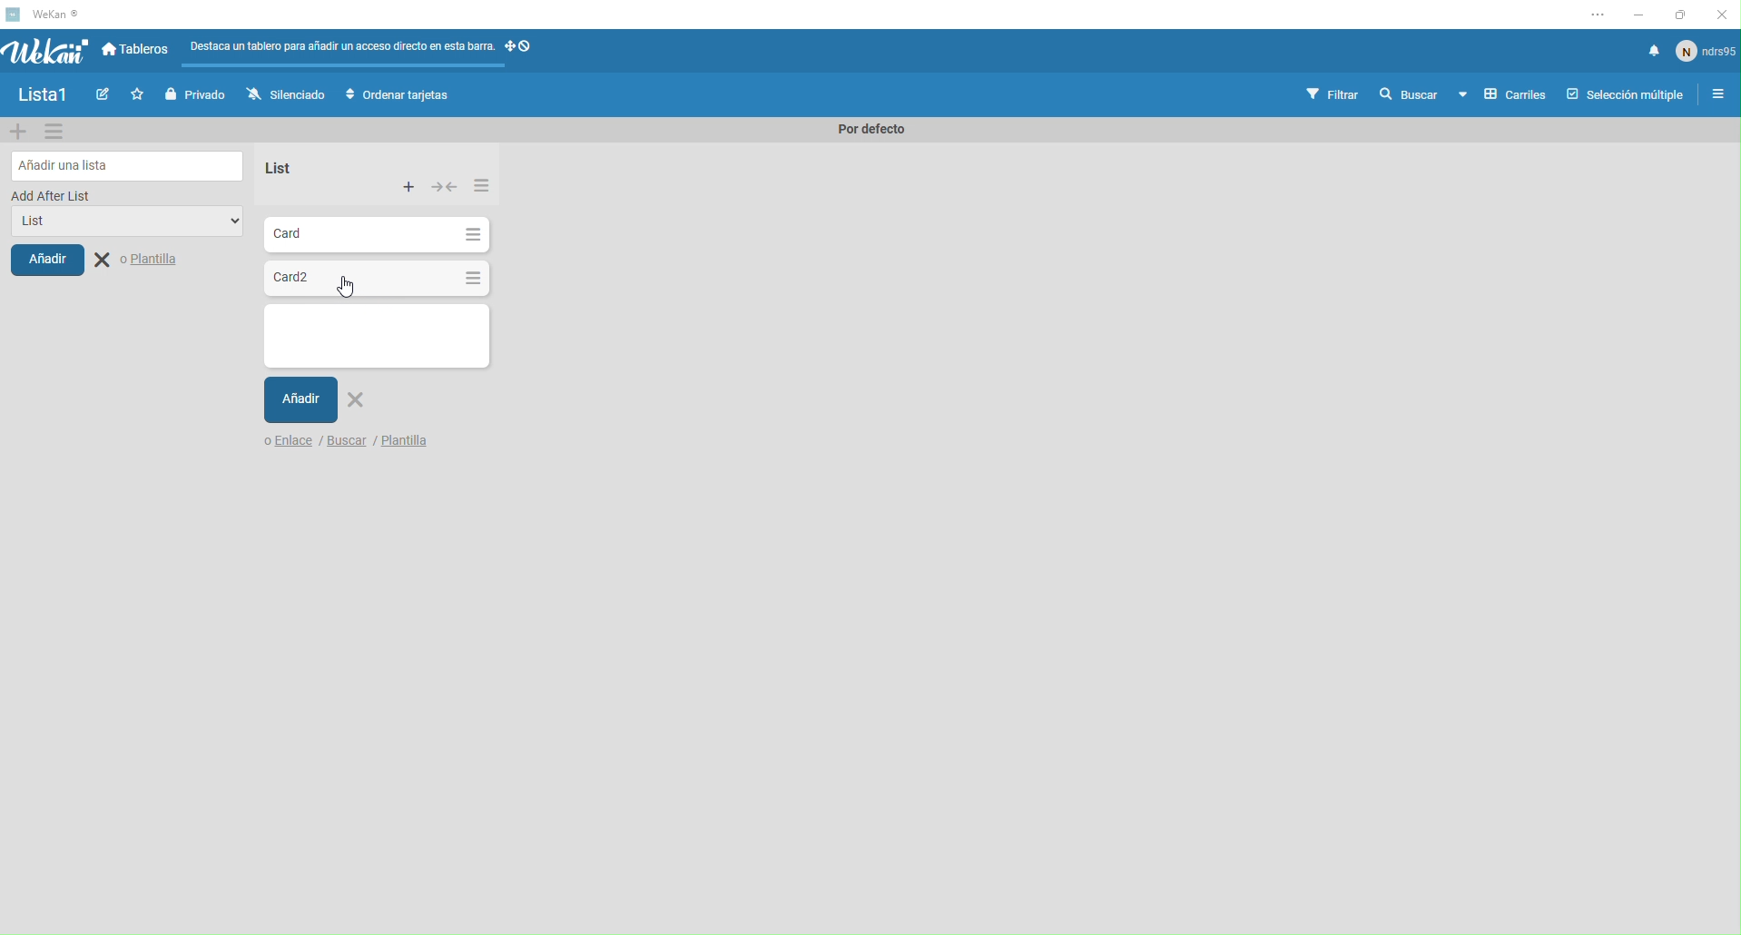  I want to click on add after list, so click(107, 196).